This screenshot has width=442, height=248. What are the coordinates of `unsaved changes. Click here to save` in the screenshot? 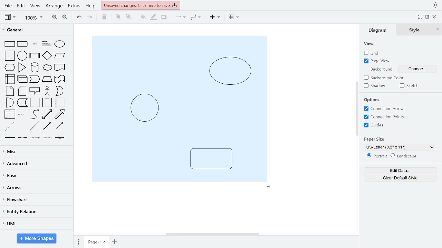 It's located at (141, 5).